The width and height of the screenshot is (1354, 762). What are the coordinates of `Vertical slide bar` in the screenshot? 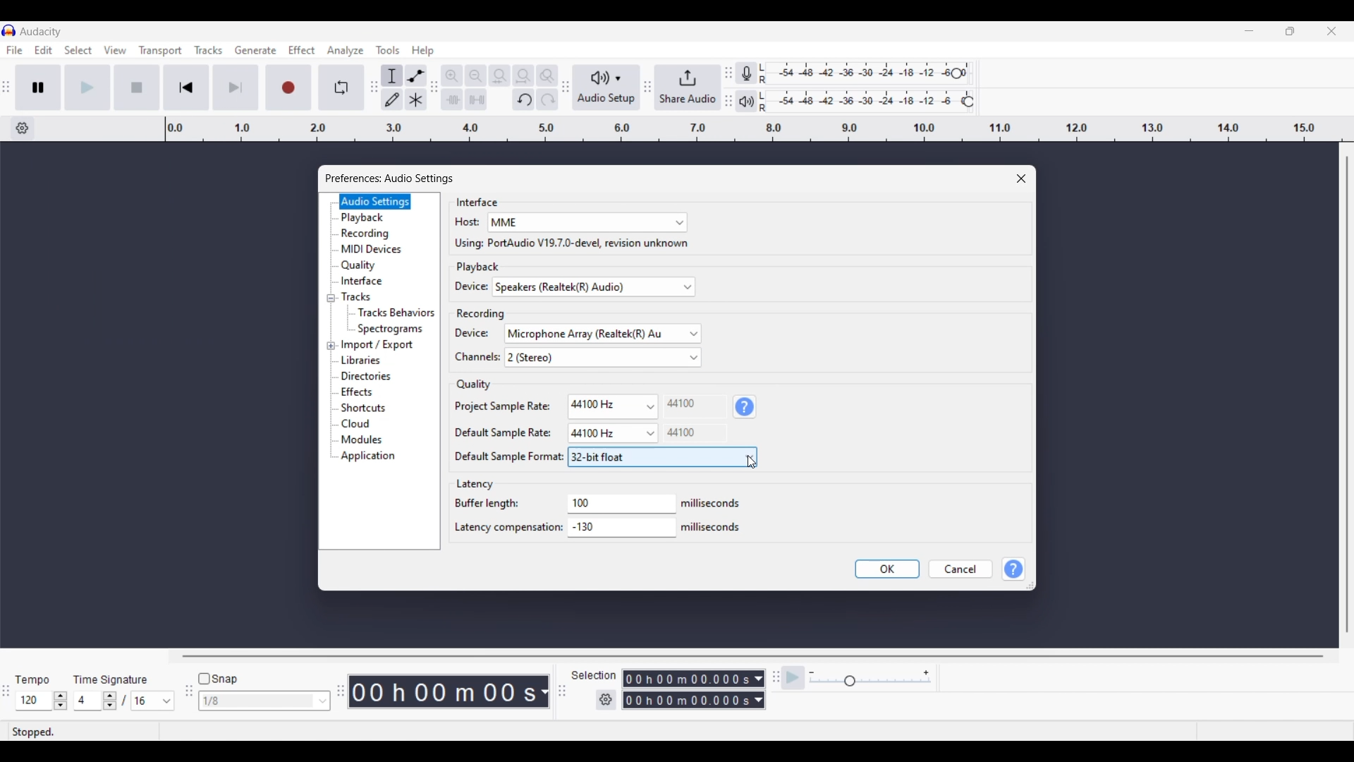 It's located at (1346, 394).